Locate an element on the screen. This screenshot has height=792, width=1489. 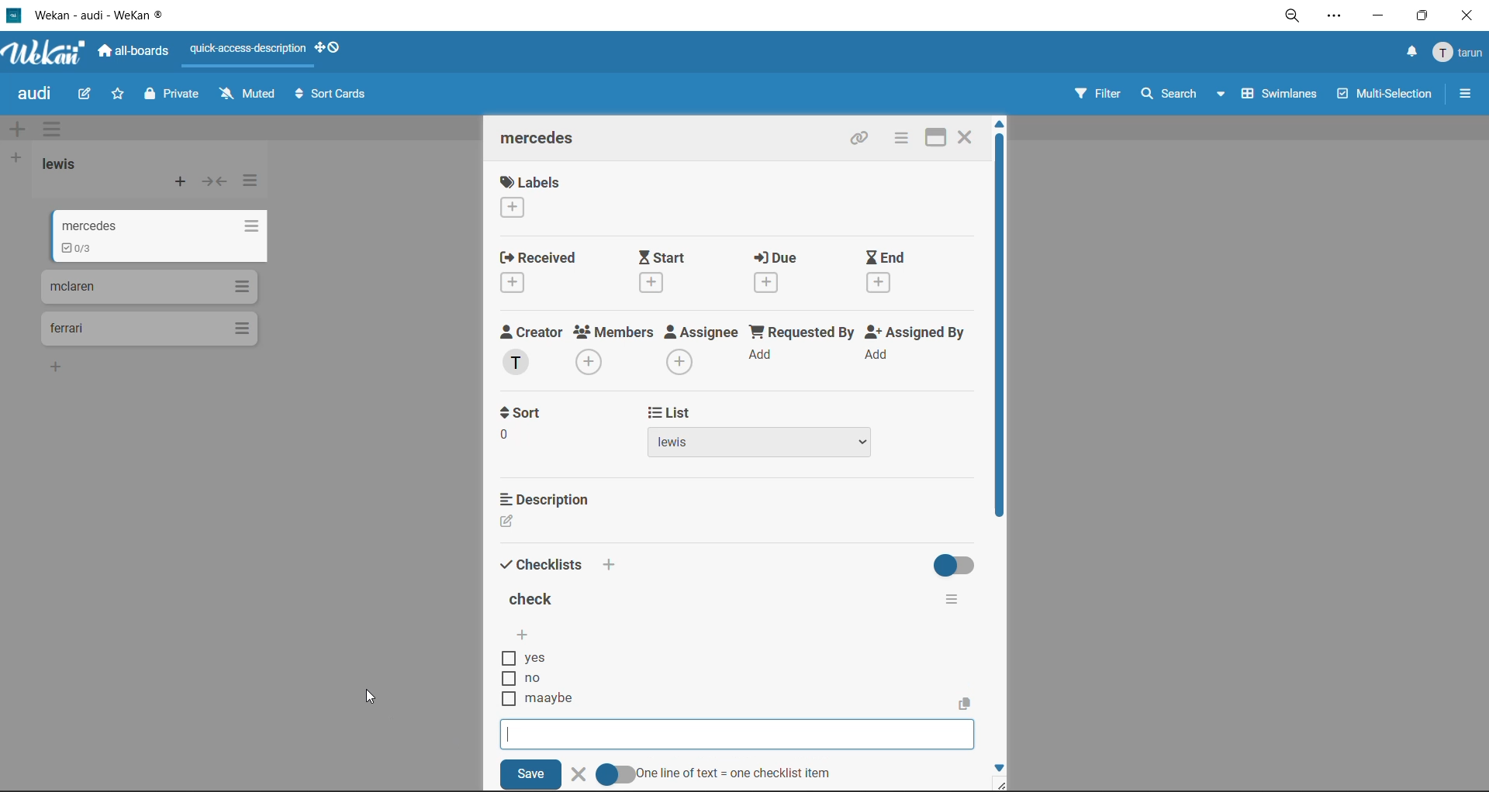
new checklist item added is located at coordinates (539, 699).